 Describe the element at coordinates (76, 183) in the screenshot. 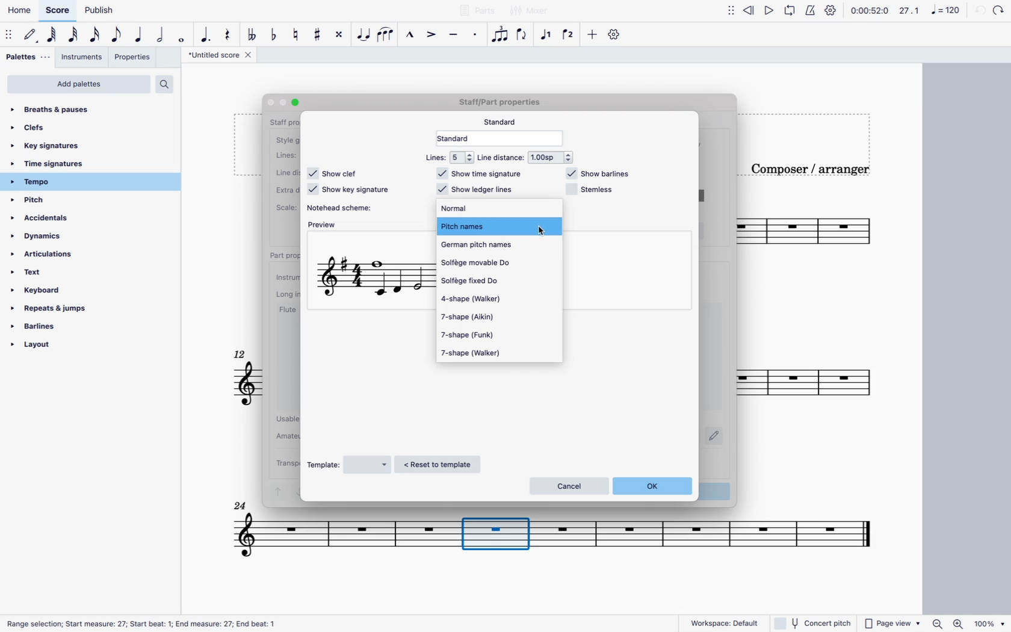

I see `tempo` at that location.